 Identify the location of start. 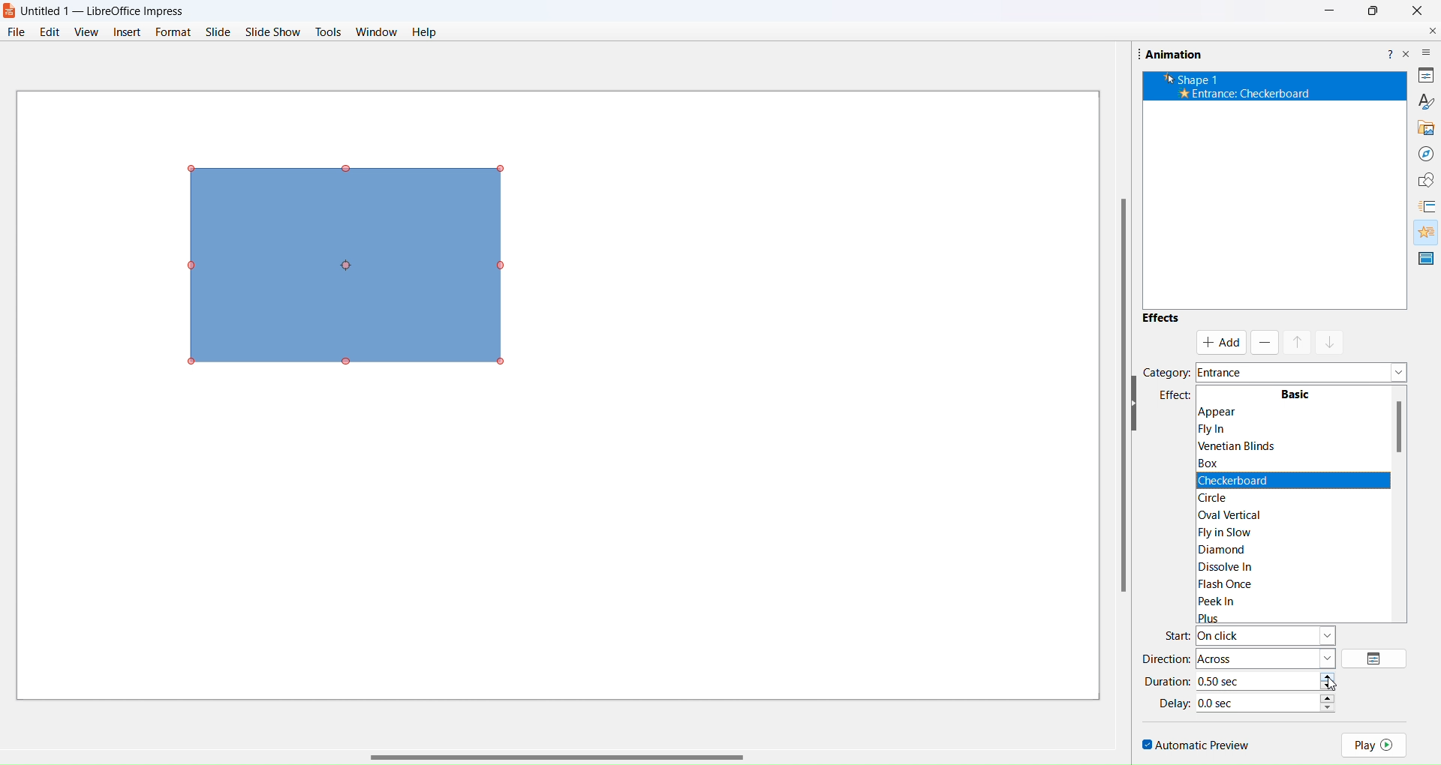
(1177, 634).